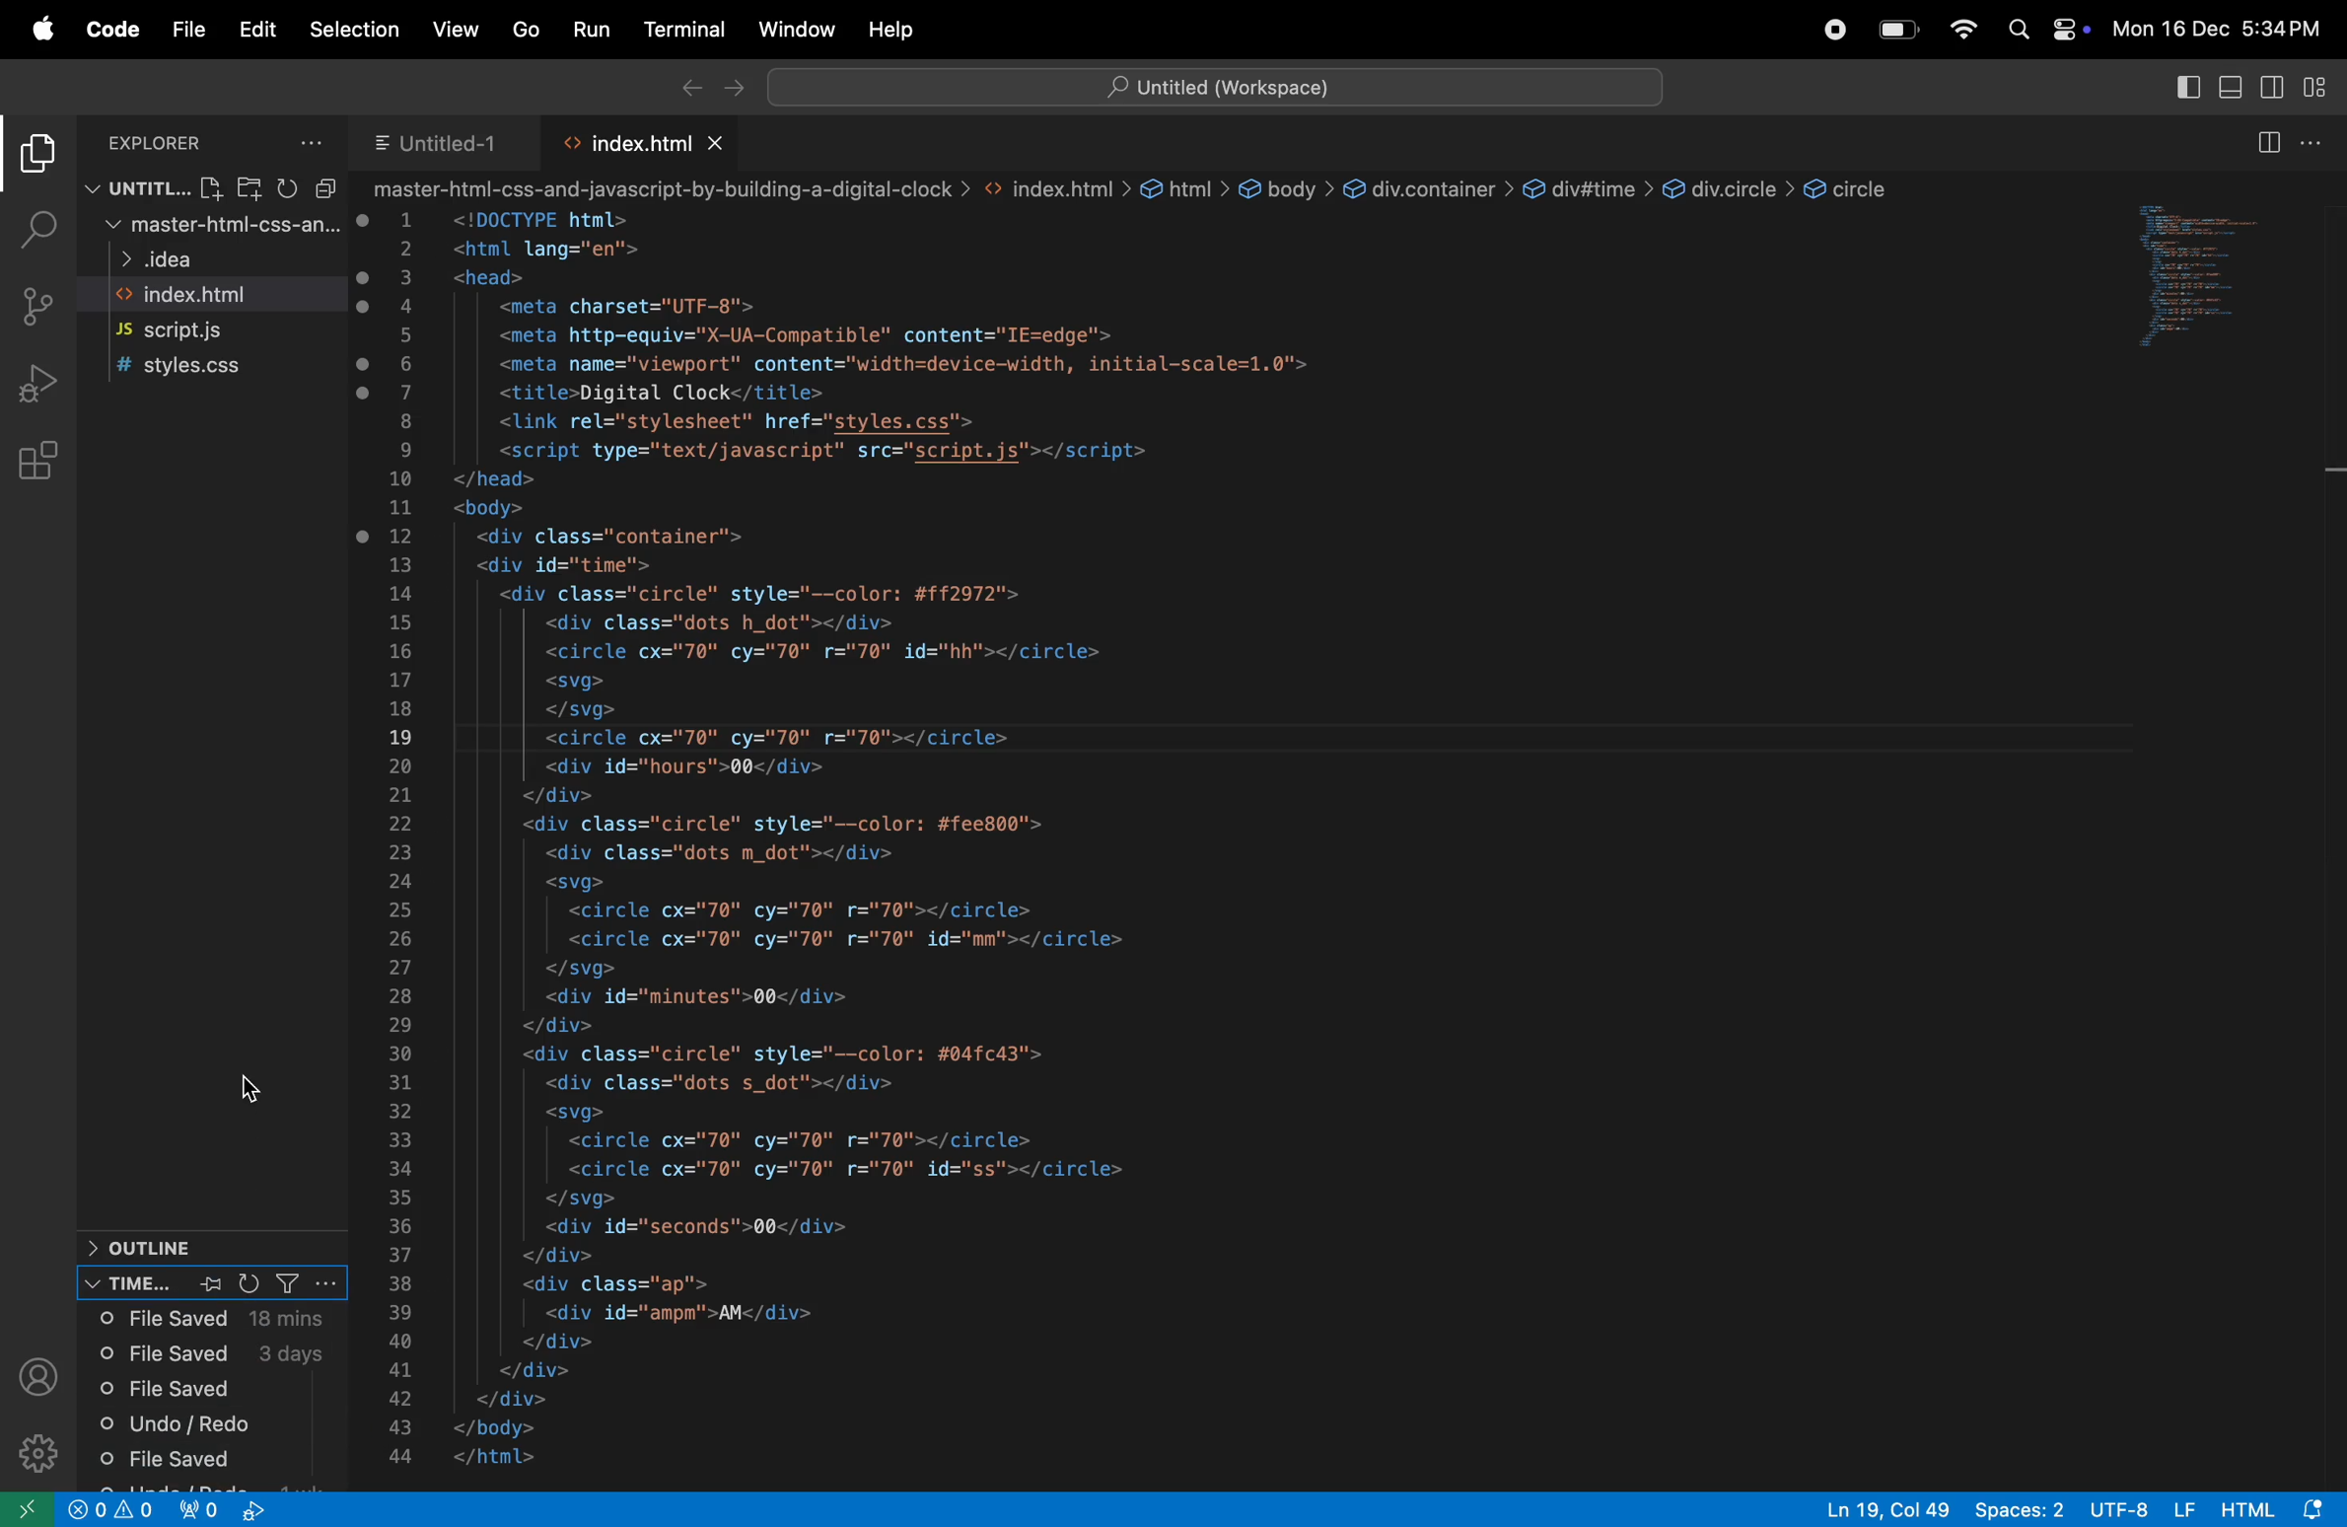 This screenshot has height=1527, width=2347. Describe the element at coordinates (40, 465) in the screenshot. I see `extensions` at that location.